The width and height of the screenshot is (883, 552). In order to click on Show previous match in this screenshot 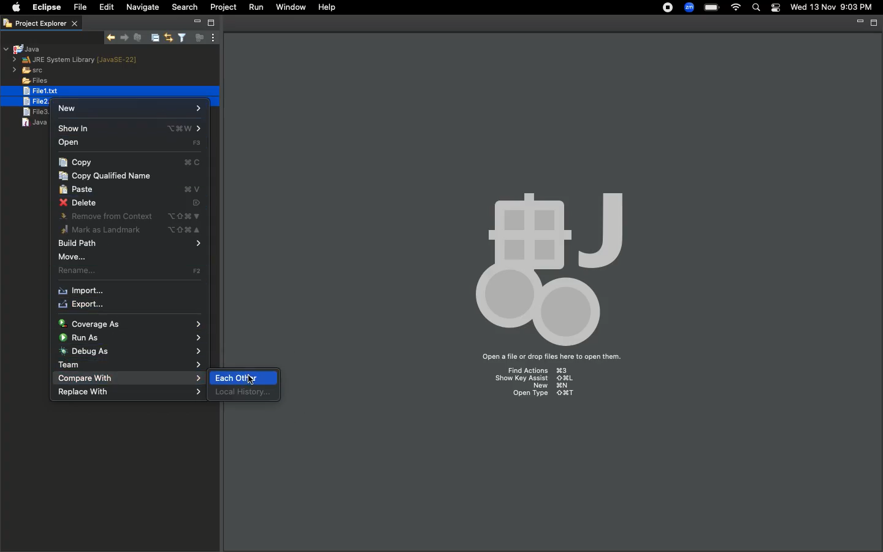, I will do `click(126, 37)`.